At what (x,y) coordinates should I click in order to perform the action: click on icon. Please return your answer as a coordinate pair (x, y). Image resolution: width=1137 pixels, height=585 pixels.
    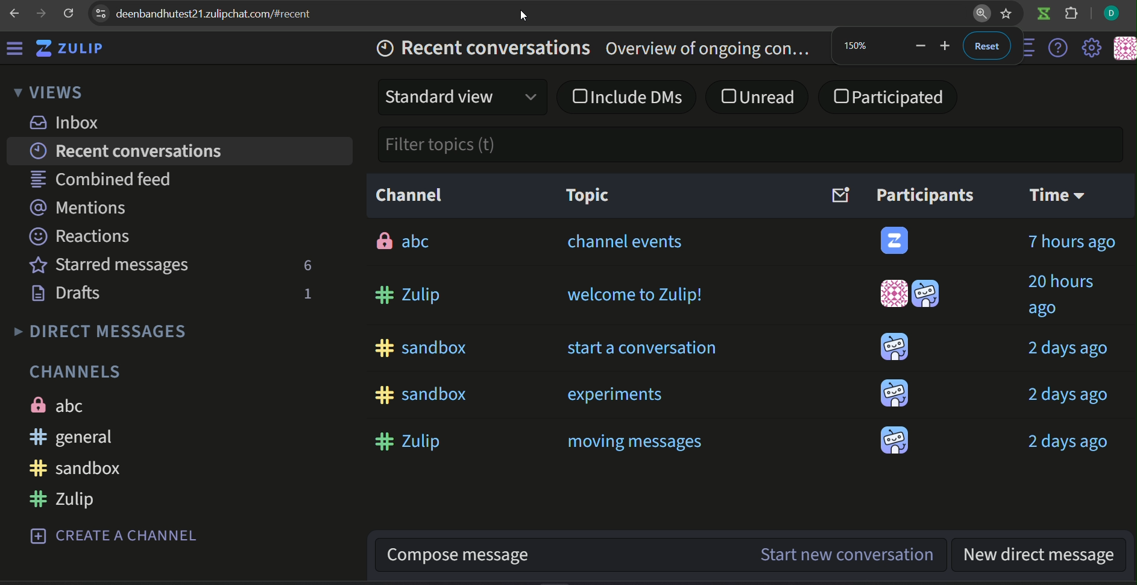
    Looking at the image, I should click on (1124, 48).